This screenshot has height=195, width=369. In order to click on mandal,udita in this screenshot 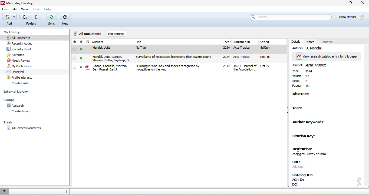, I will do `click(103, 49)`.